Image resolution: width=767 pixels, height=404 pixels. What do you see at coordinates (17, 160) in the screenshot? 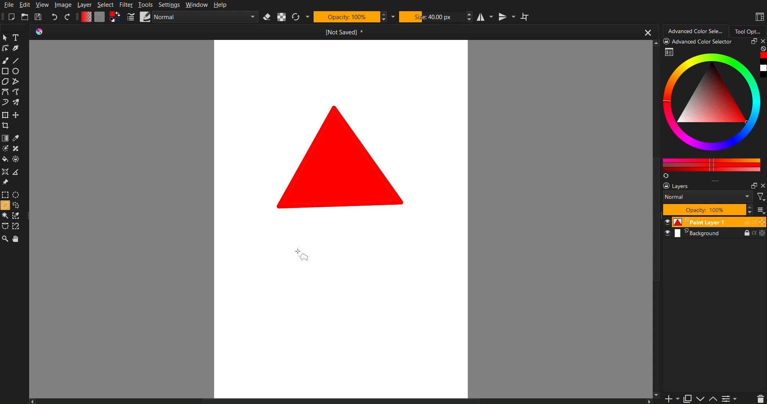
I see `dotted` at bounding box center [17, 160].